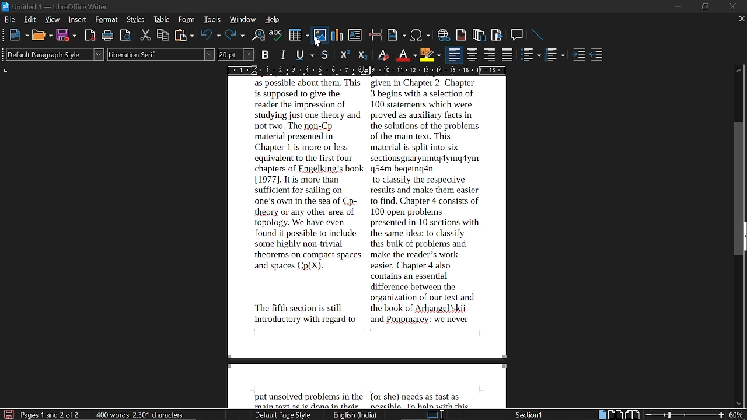 This screenshot has height=420, width=747. What do you see at coordinates (318, 40) in the screenshot?
I see `cursor` at bounding box center [318, 40].